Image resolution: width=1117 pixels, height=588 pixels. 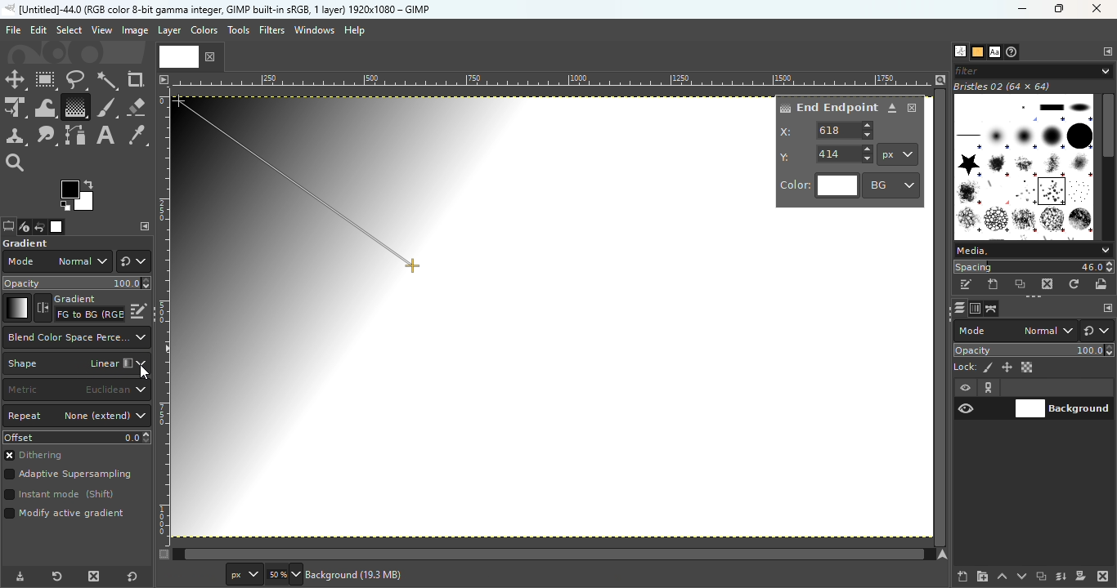 What do you see at coordinates (102, 30) in the screenshot?
I see `View` at bounding box center [102, 30].